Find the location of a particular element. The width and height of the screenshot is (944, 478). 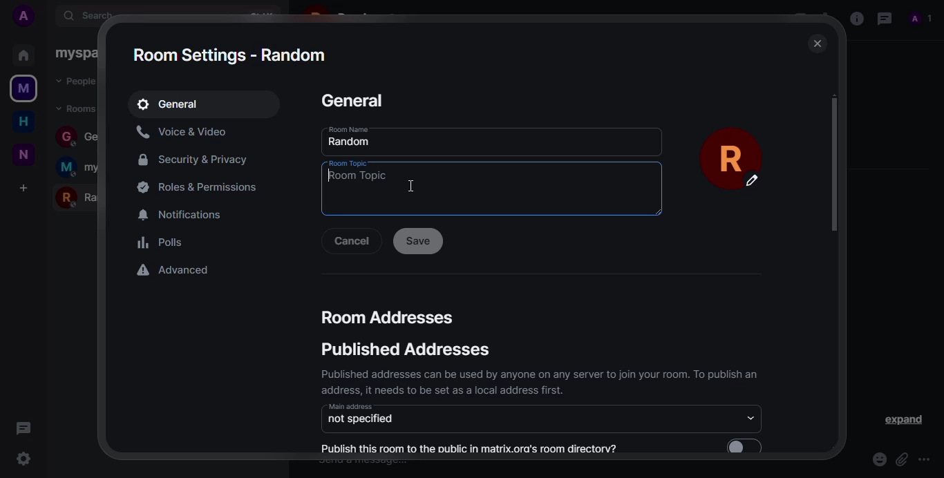

new is located at coordinates (23, 155).